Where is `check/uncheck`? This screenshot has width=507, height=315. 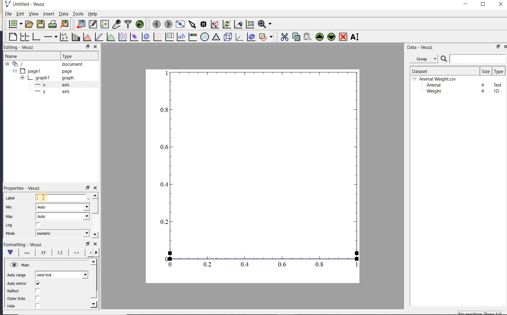
check/uncheck is located at coordinates (37, 305).